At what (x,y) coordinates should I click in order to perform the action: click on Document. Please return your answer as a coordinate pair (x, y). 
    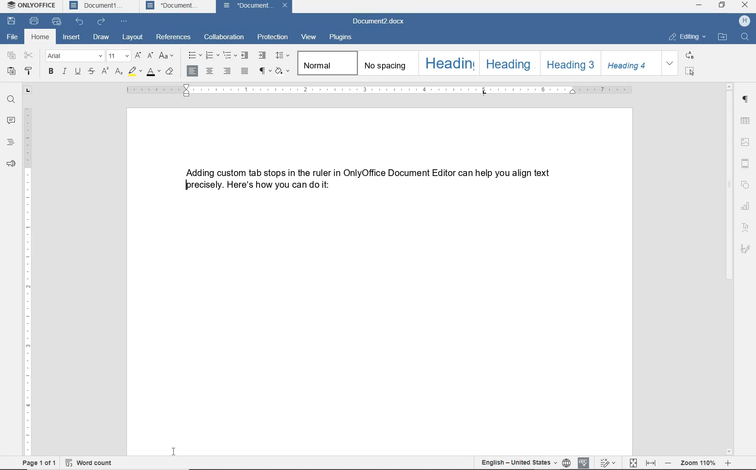
    Looking at the image, I should click on (250, 6).